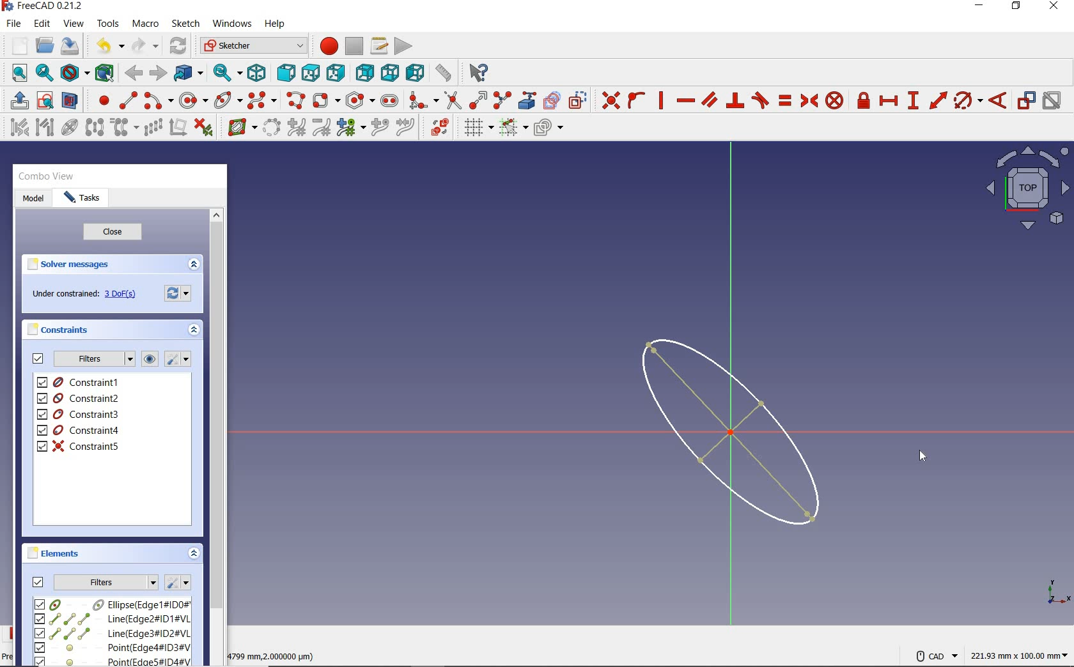 The image size is (1074, 667). I want to click on toggle construction geometry, so click(578, 100).